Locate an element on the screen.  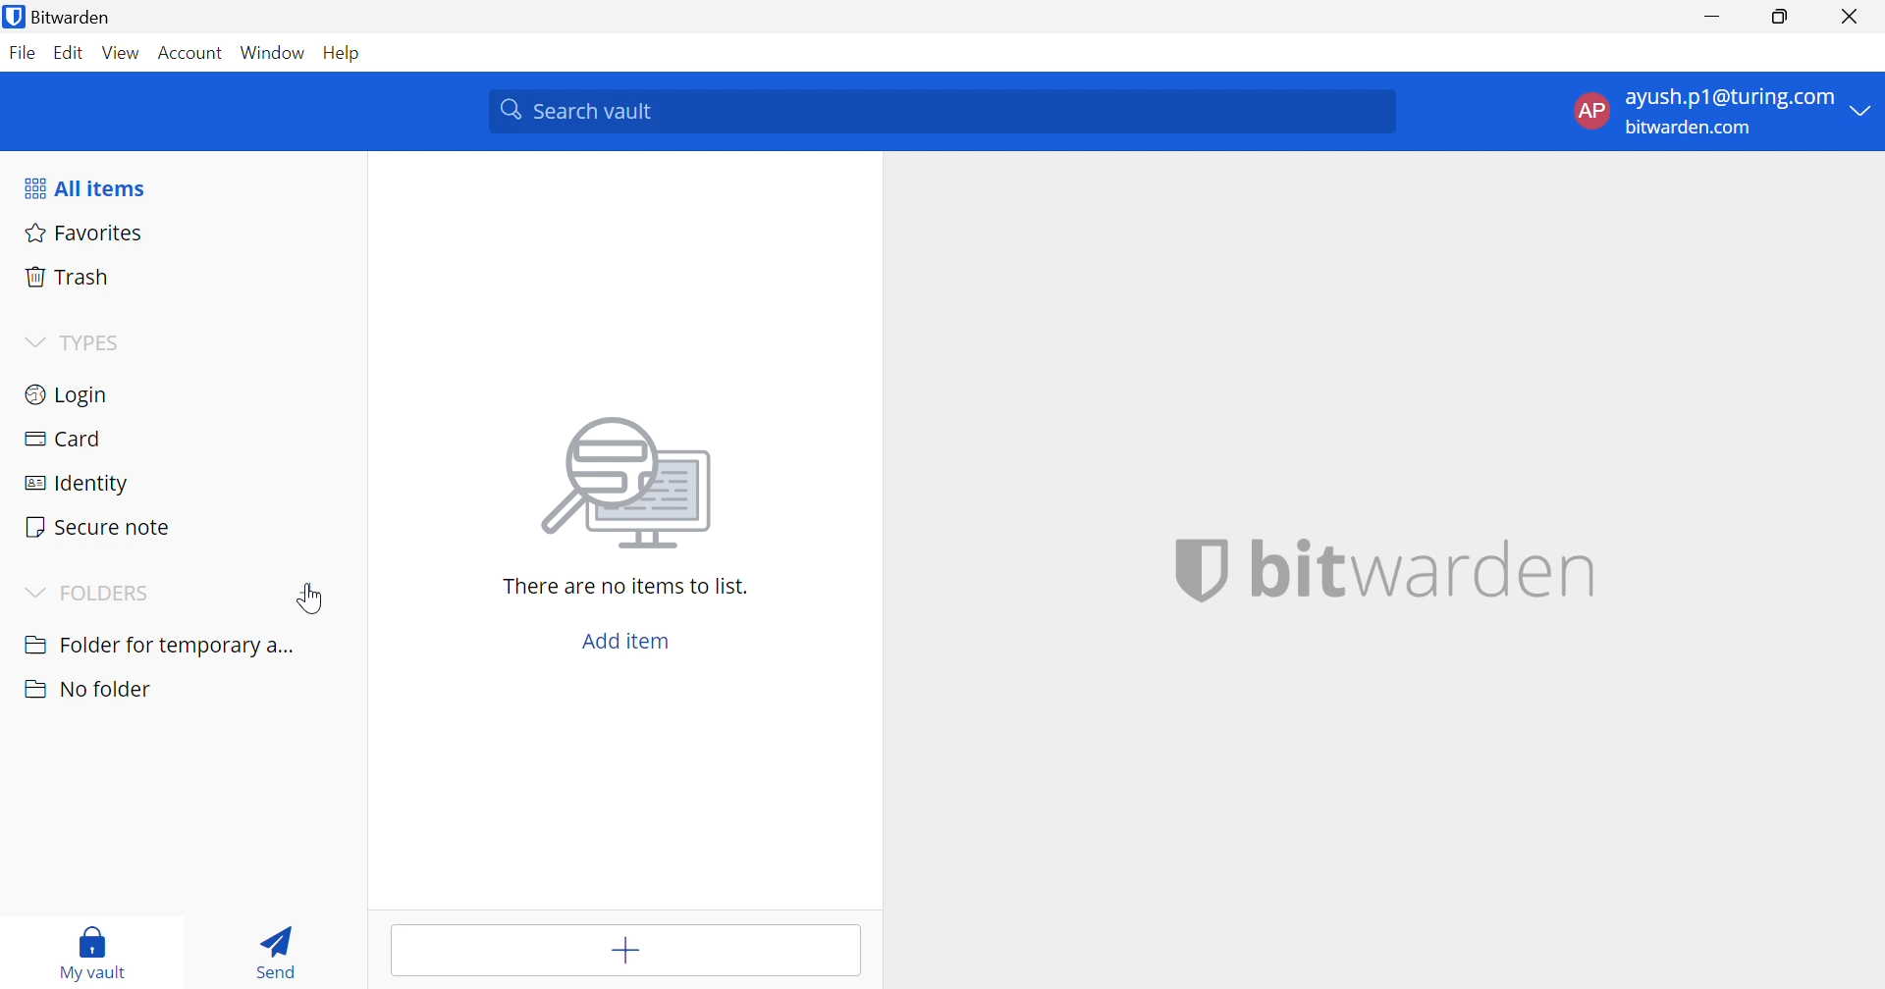
Window is located at coordinates (270, 52).